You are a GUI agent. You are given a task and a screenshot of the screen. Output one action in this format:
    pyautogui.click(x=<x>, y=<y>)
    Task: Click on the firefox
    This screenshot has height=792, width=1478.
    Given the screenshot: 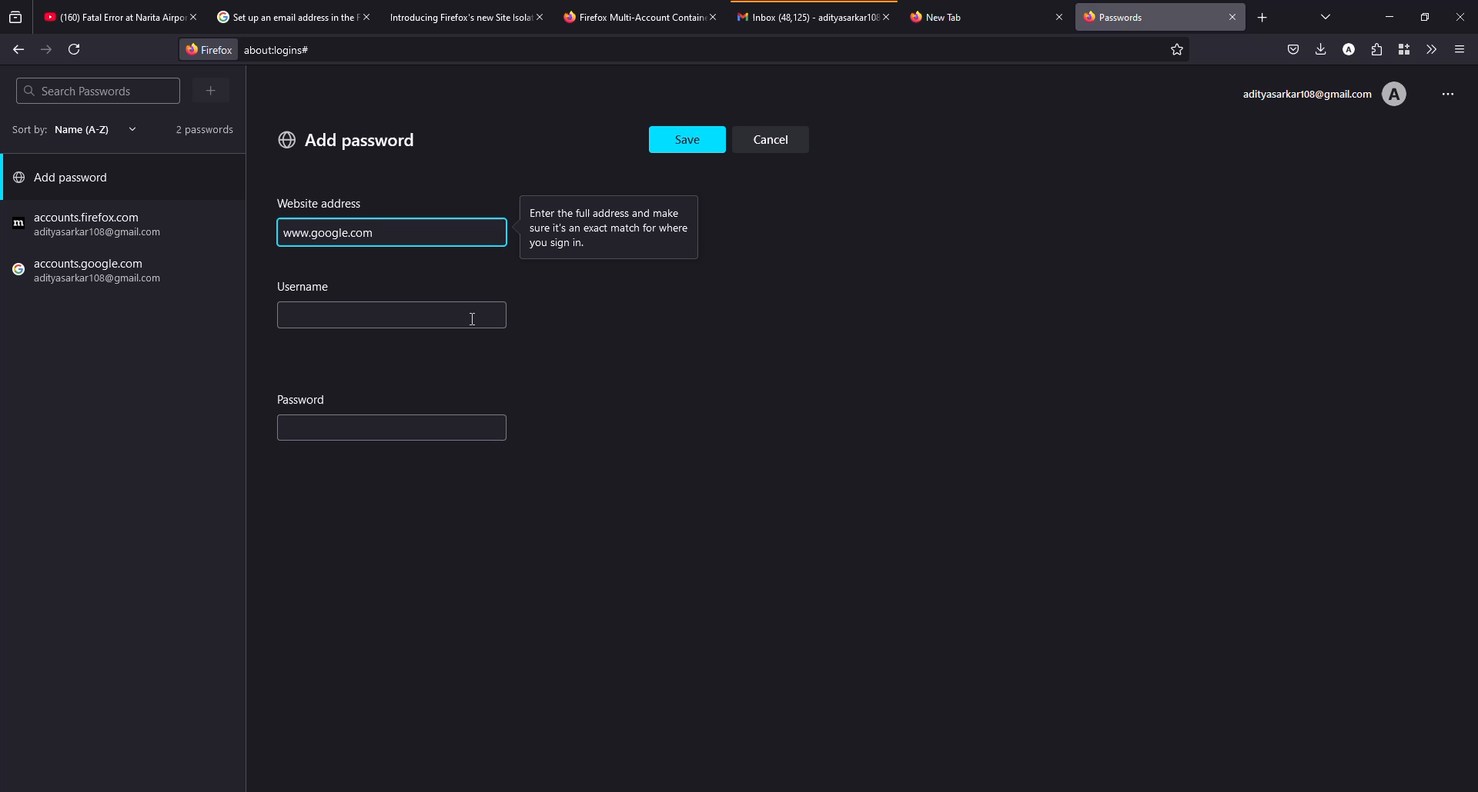 What is the action you would take?
    pyautogui.click(x=204, y=48)
    